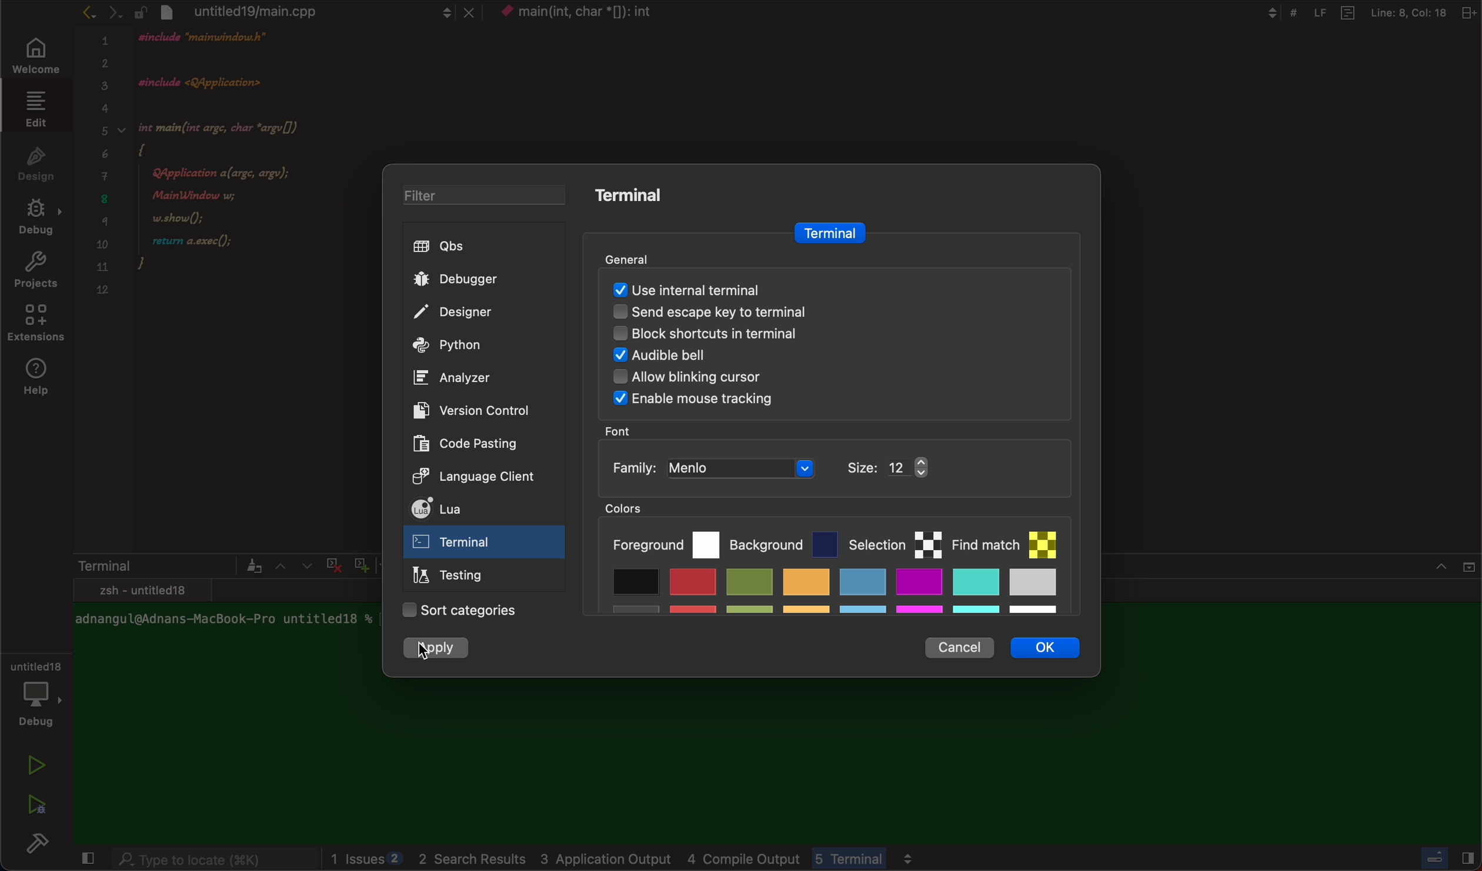  Describe the element at coordinates (469, 511) in the screenshot. I see `lua` at that location.